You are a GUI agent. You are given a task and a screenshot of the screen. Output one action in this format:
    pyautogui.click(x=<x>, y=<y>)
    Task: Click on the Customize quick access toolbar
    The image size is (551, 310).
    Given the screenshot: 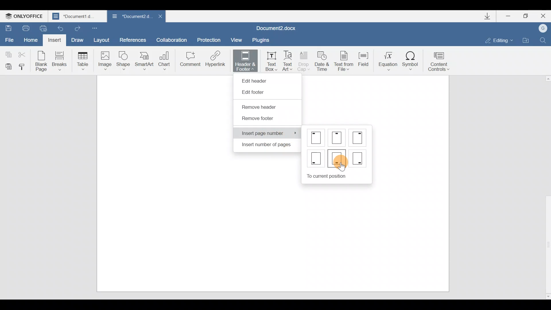 What is the action you would take?
    pyautogui.click(x=99, y=28)
    